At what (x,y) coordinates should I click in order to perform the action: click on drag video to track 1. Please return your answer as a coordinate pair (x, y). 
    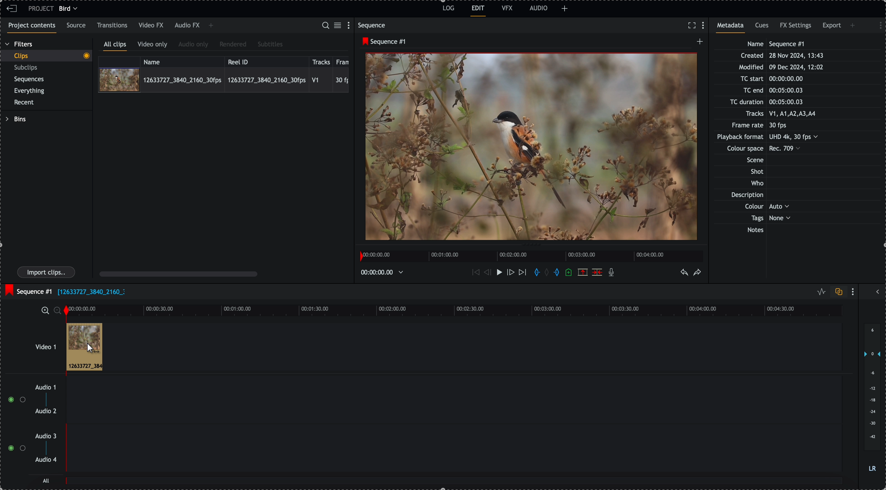
    Looking at the image, I should click on (83, 345).